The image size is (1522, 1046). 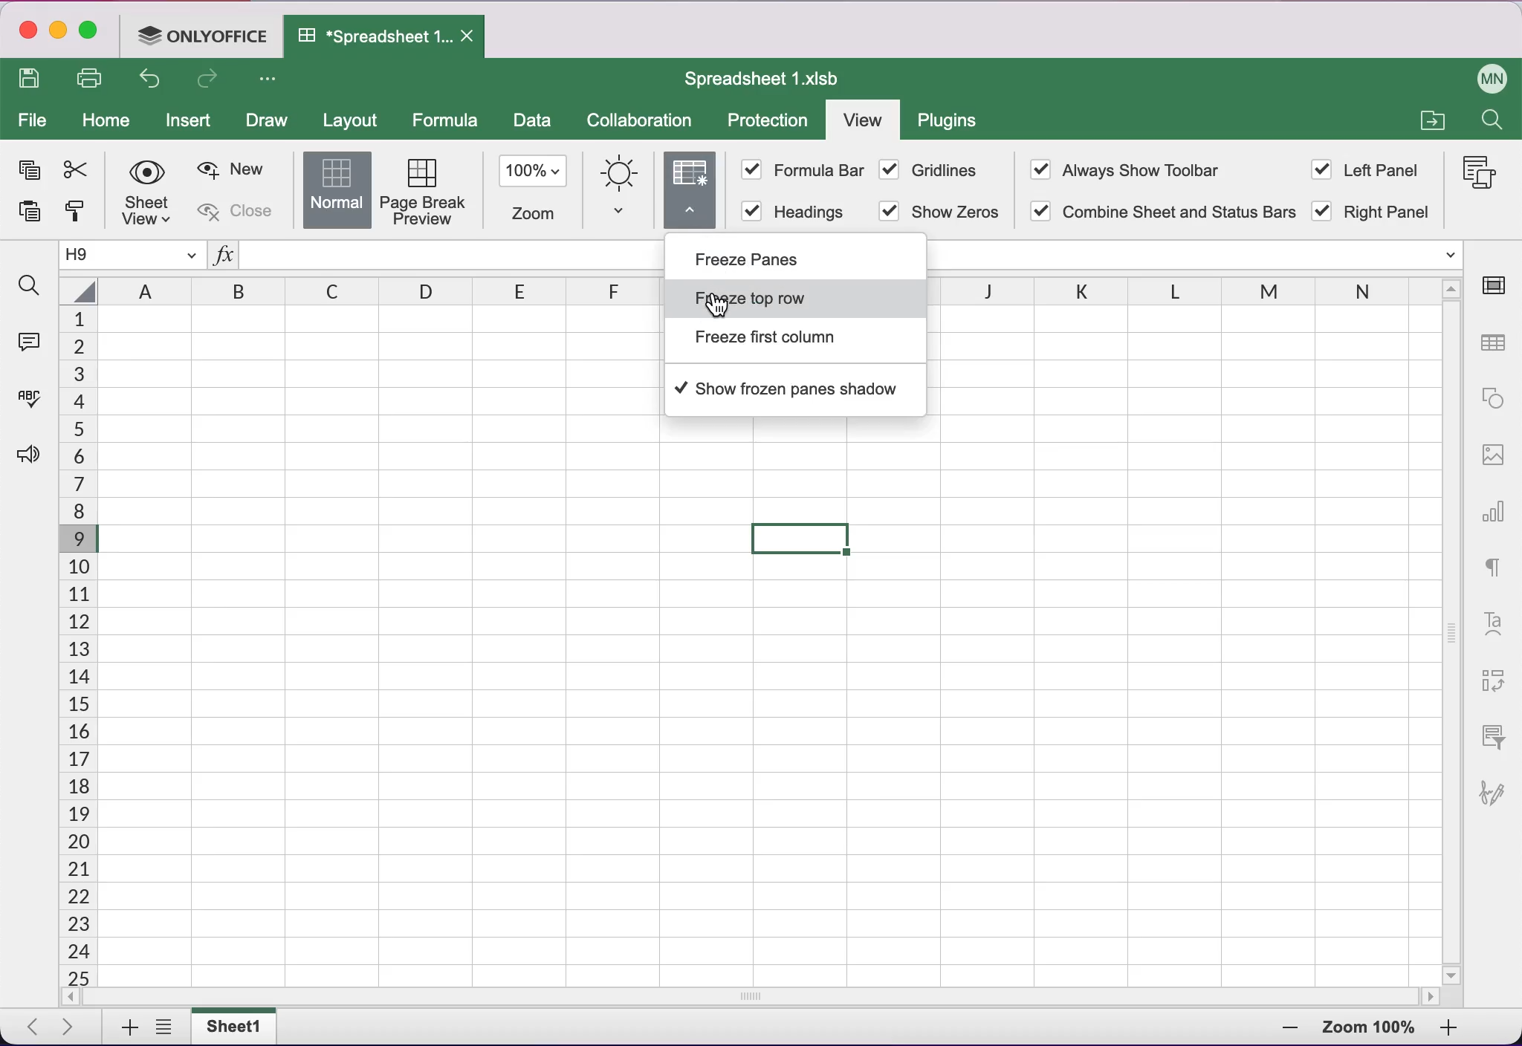 I want to click on spreadsheet title, so click(x=761, y=78).